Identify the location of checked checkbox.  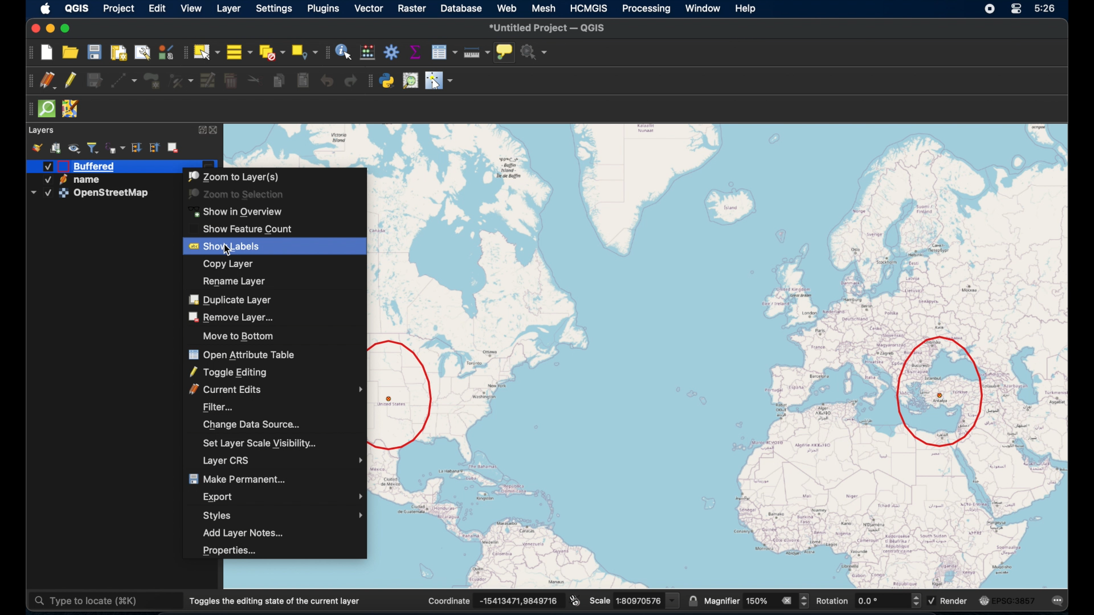
(931, 599).